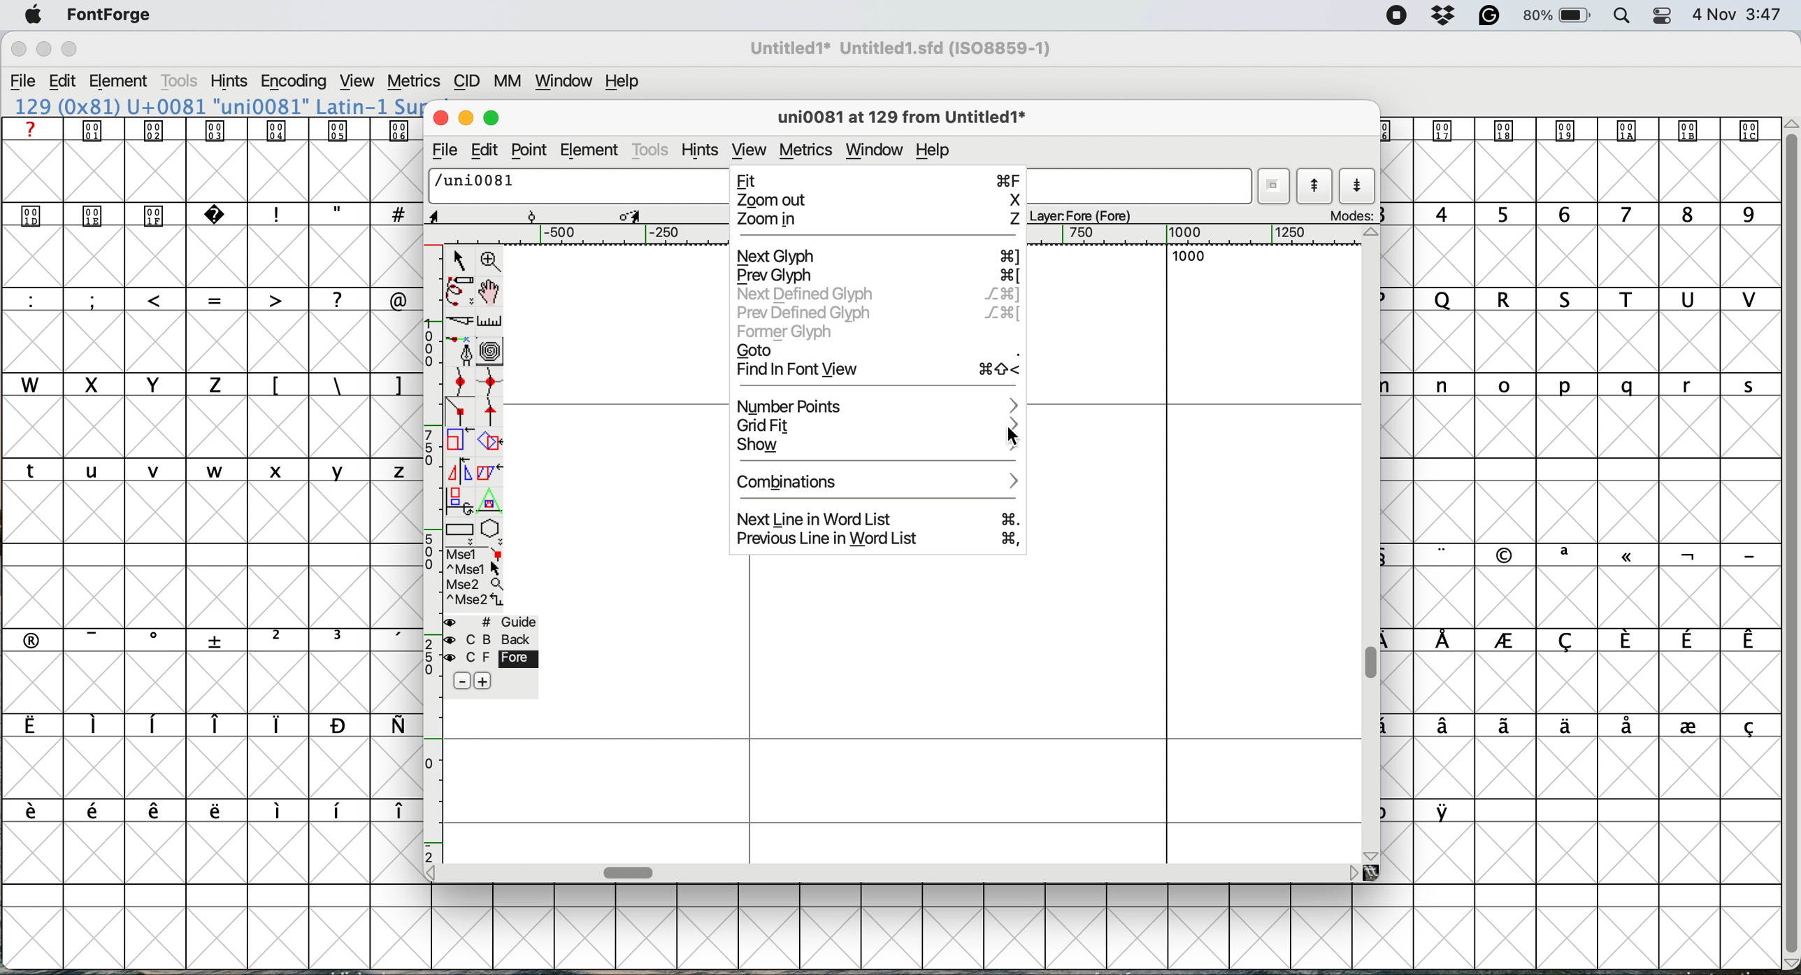 The image size is (1801, 975). Describe the element at coordinates (1374, 232) in the screenshot. I see `Scroll Button ` at that location.